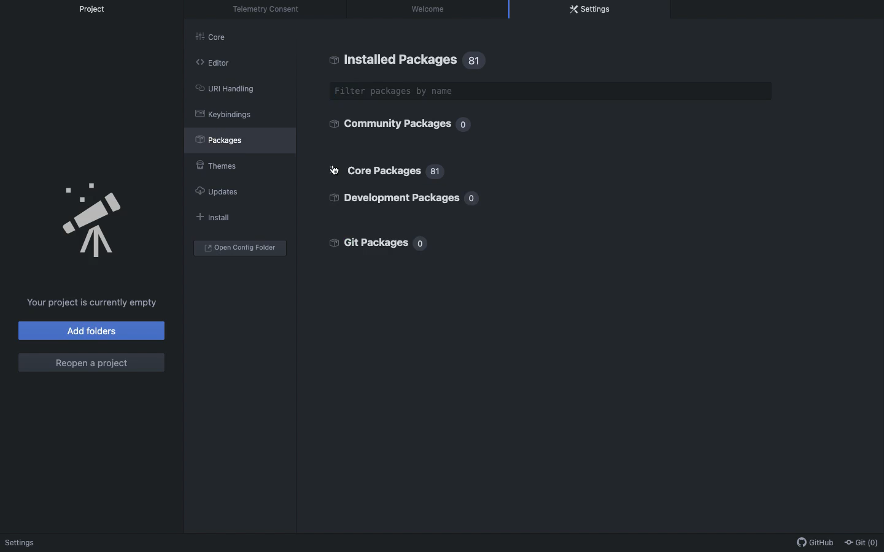  I want to click on Reopen a project, so click(91, 363).